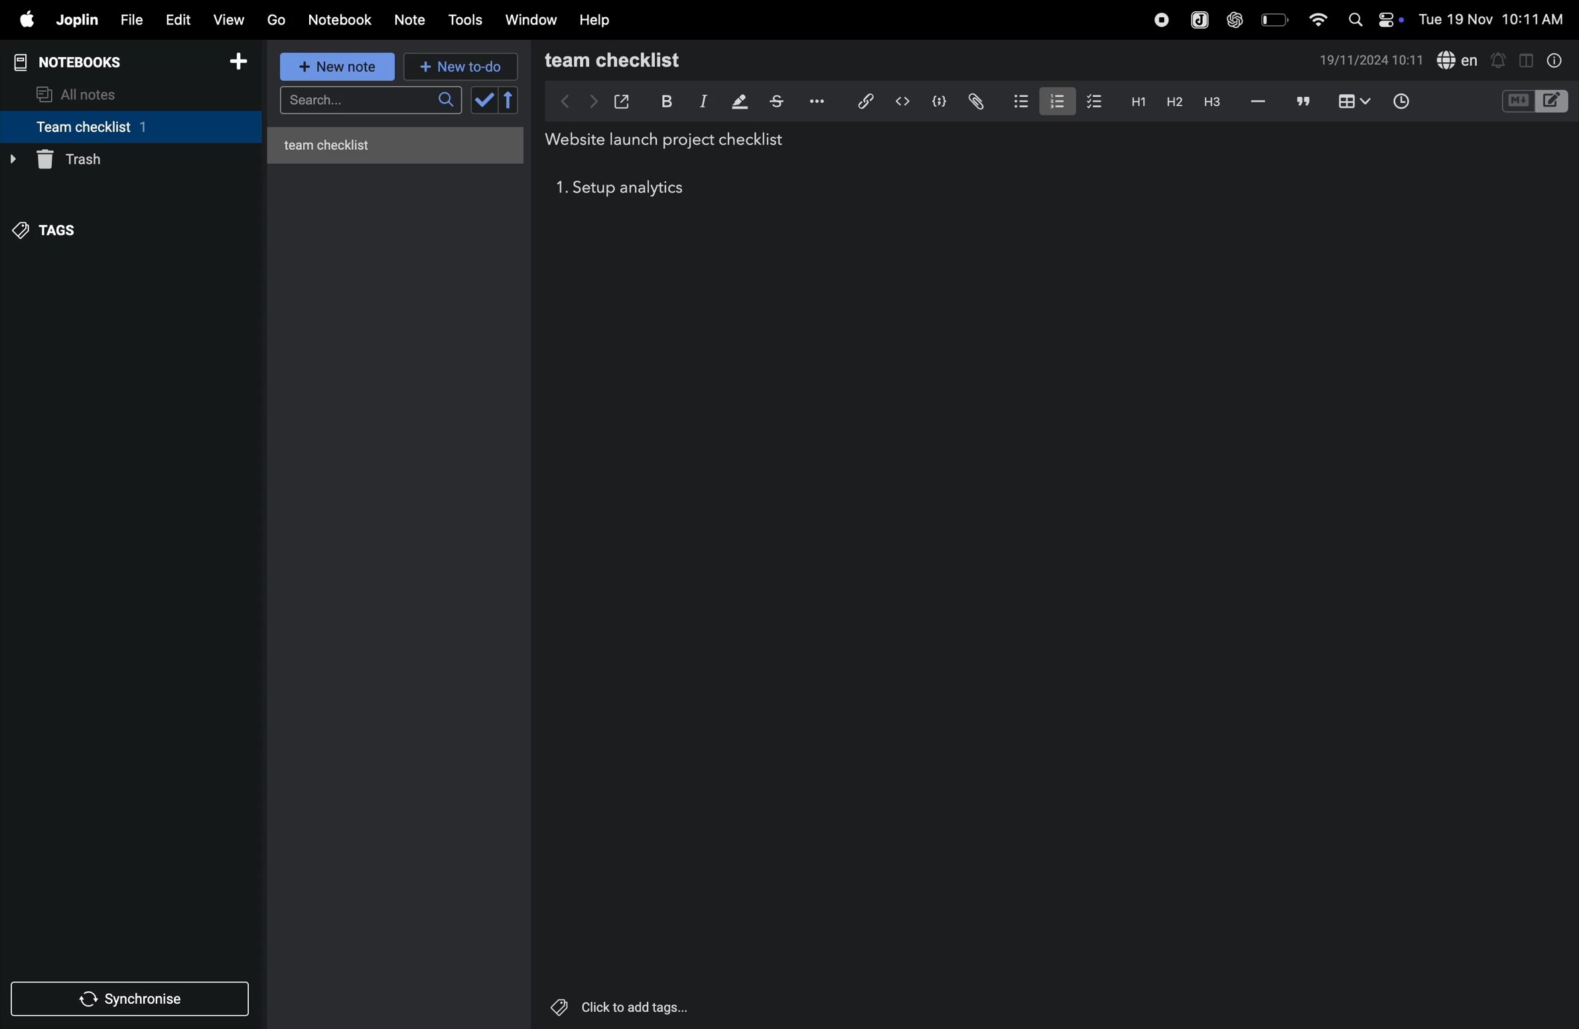 Image resolution: width=1579 pixels, height=1029 pixels. What do you see at coordinates (1314, 19) in the screenshot?
I see `wifi` at bounding box center [1314, 19].